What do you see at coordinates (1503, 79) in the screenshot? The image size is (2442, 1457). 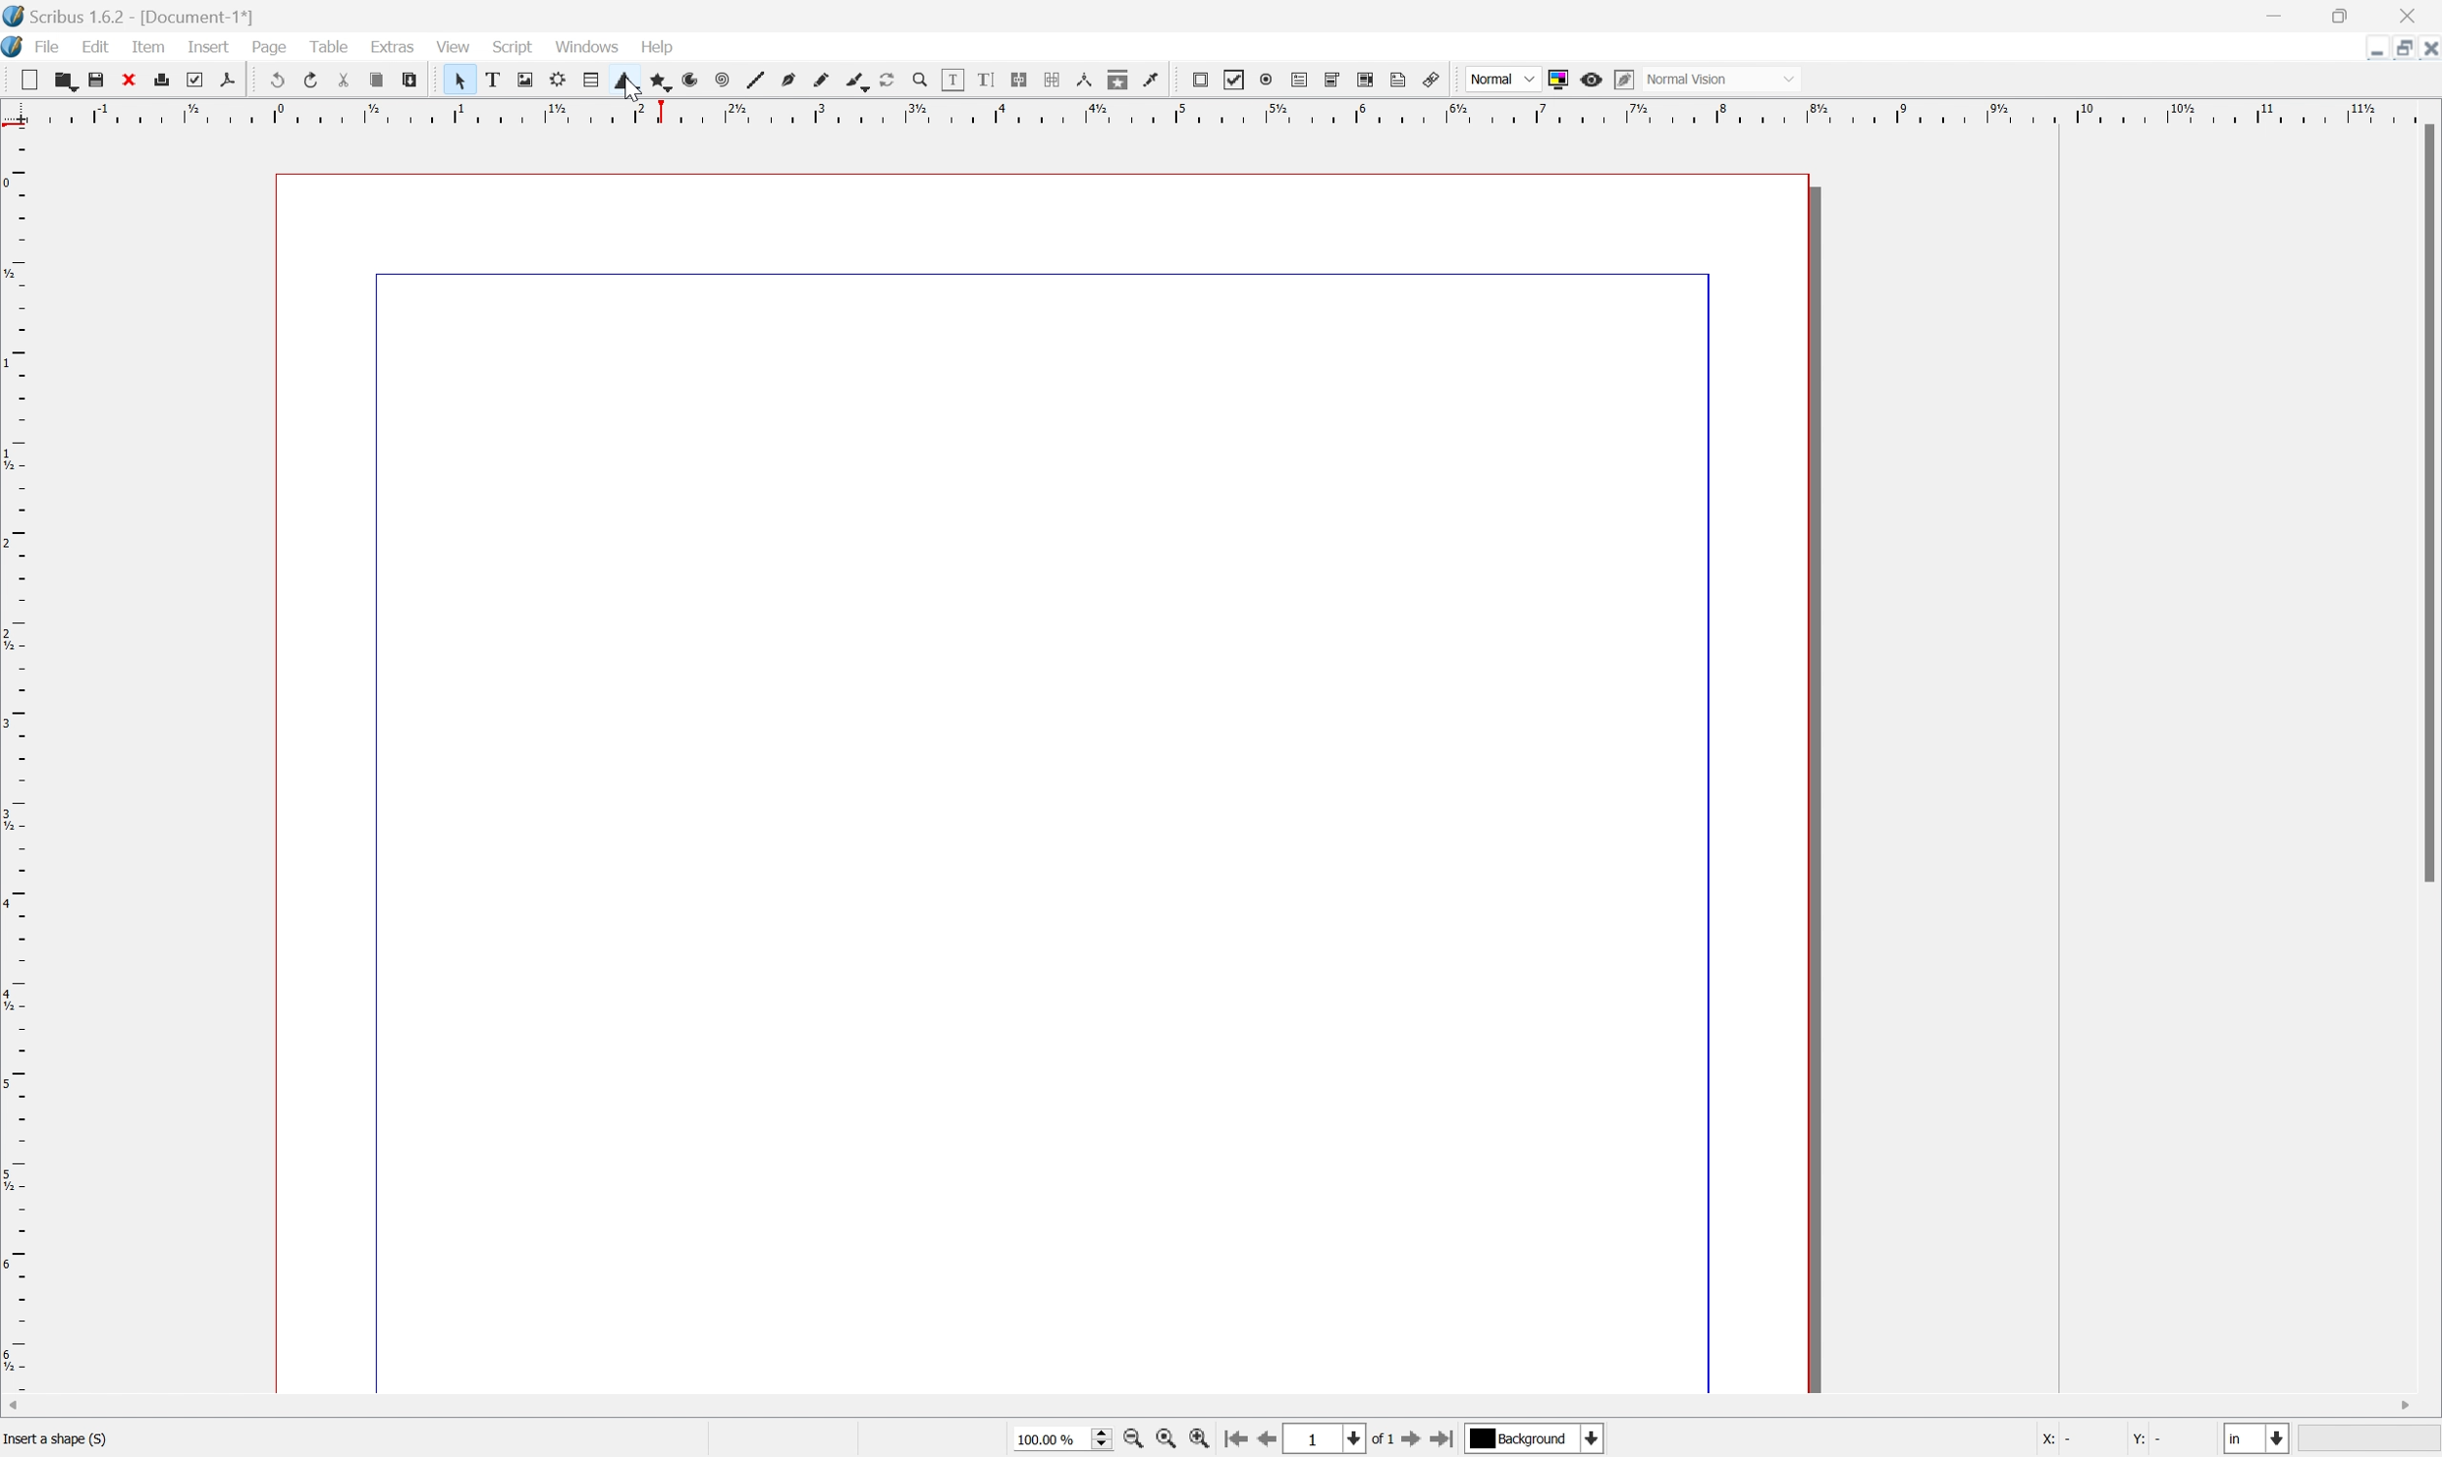 I see `Normal` at bounding box center [1503, 79].